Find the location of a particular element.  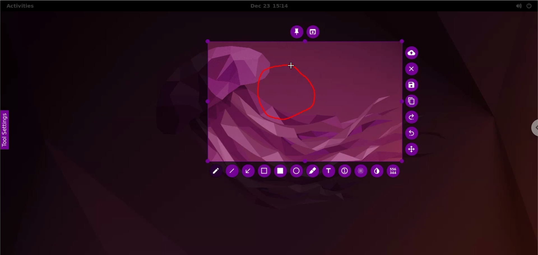

arrow is located at coordinates (249, 171).